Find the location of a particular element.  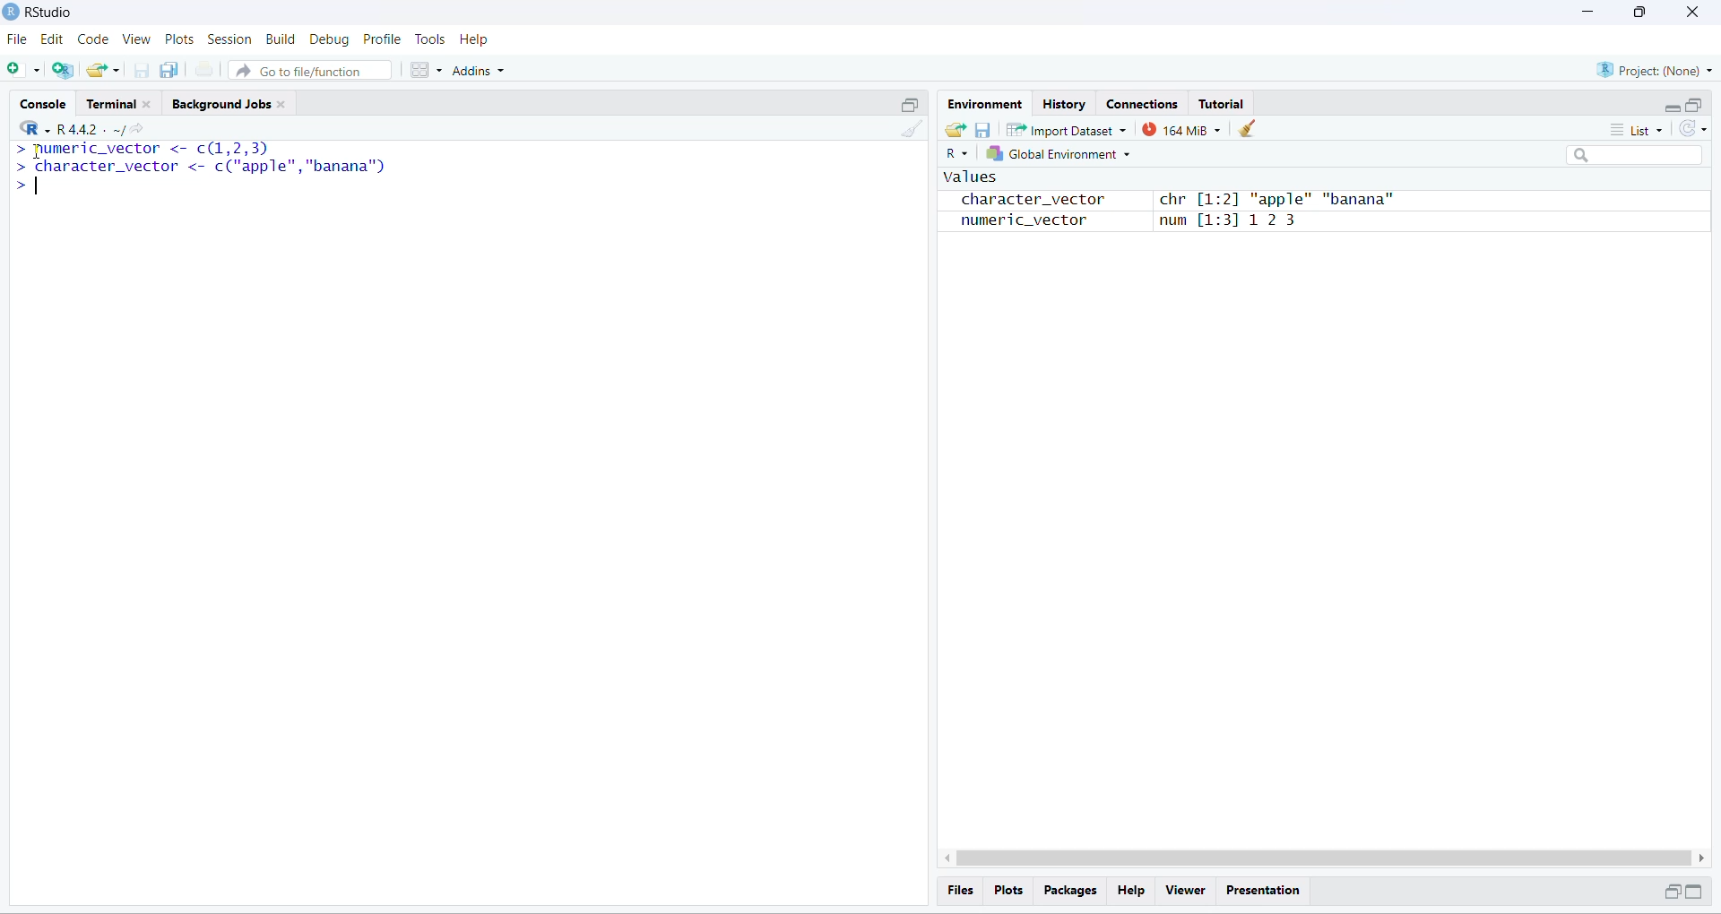

Terminal is located at coordinates (122, 100).